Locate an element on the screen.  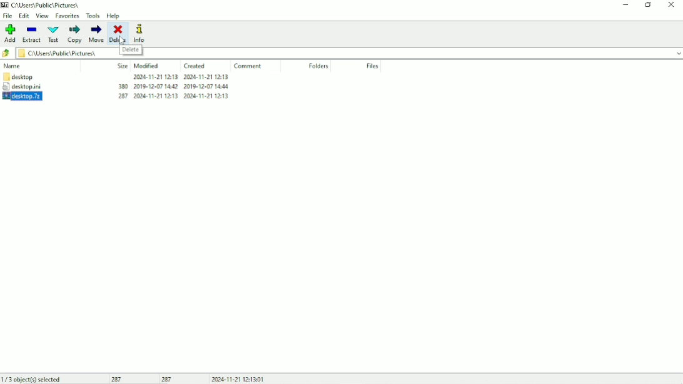
Date and Time is located at coordinates (240, 379).